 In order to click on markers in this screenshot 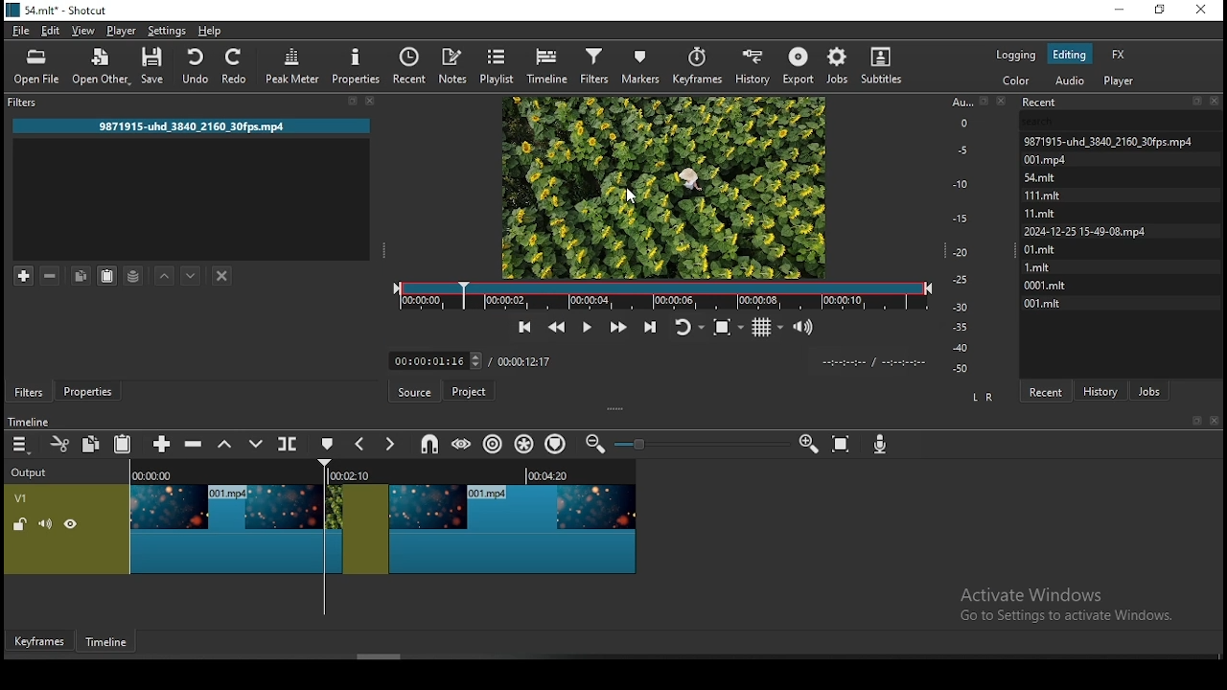, I will do `click(639, 65)`.